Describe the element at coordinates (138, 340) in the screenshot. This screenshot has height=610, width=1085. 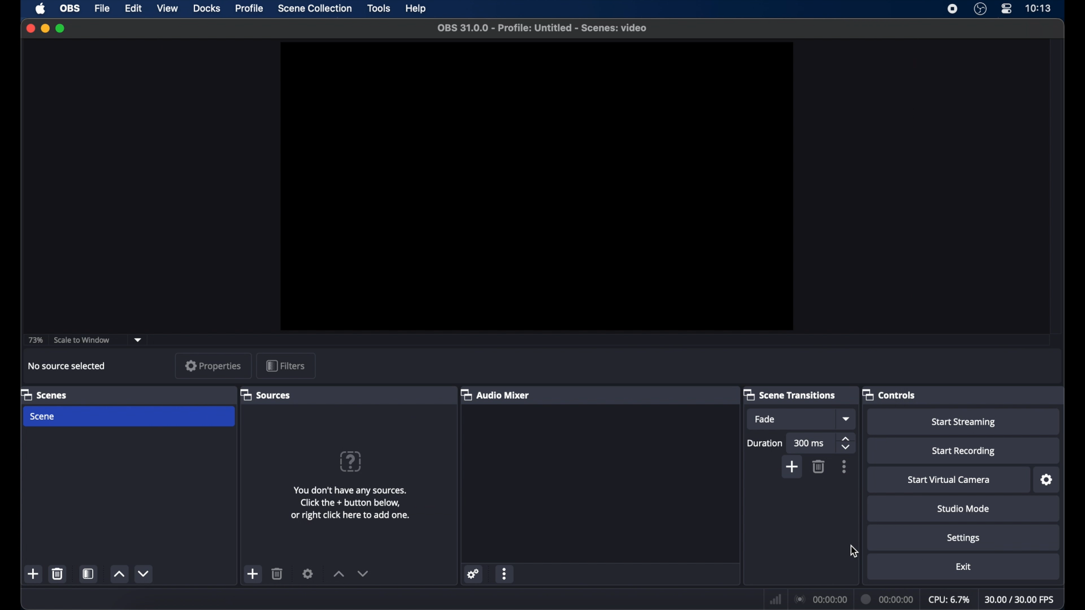
I see `dropdown` at that location.